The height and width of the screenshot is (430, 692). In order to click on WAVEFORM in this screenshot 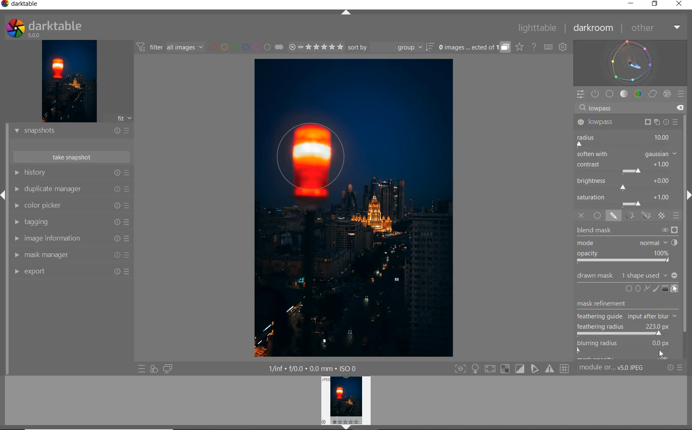, I will do `click(631, 62)`.